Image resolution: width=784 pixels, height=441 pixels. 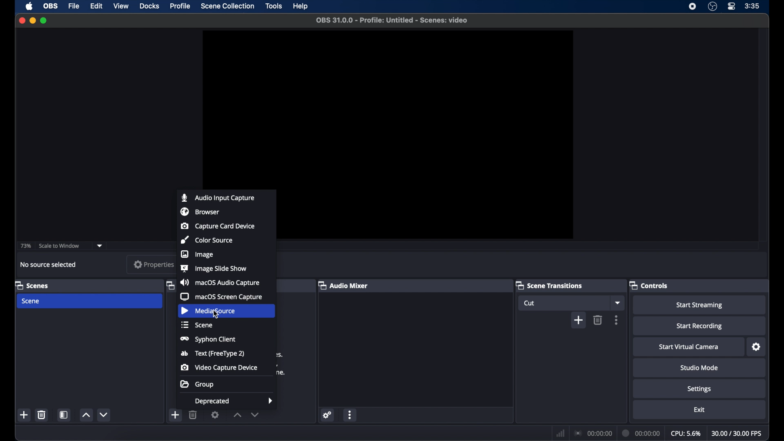 What do you see at coordinates (327, 414) in the screenshot?
I see `settings` at bounding box center [327, 414].